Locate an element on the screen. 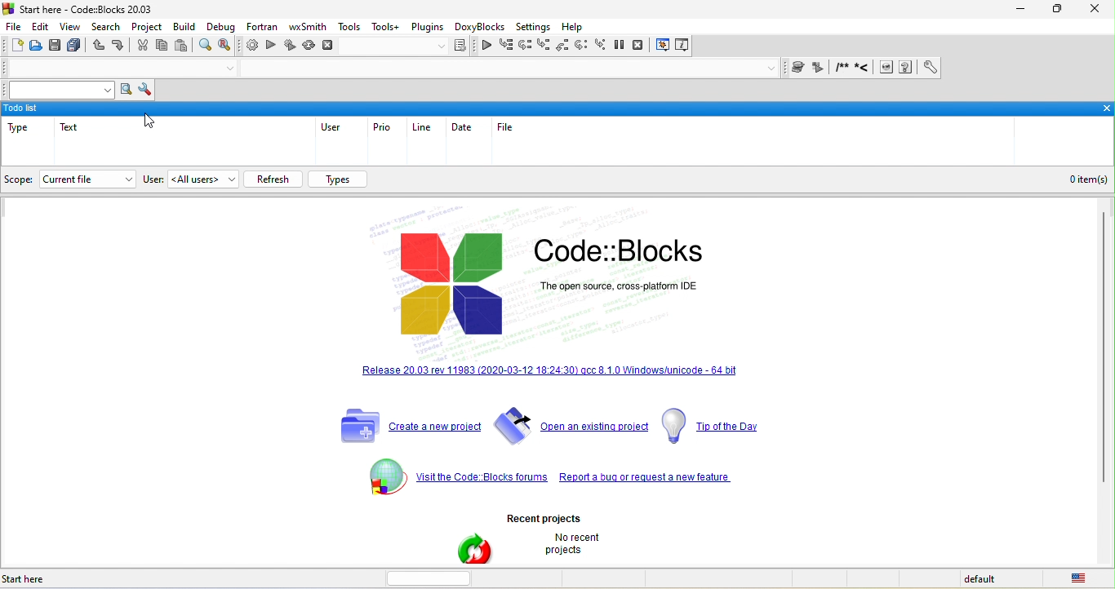  line is located at coordinates (426, 127).